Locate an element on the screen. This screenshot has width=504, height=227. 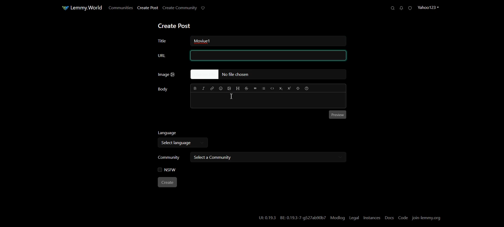
Title is located at coordinates (168, 40).